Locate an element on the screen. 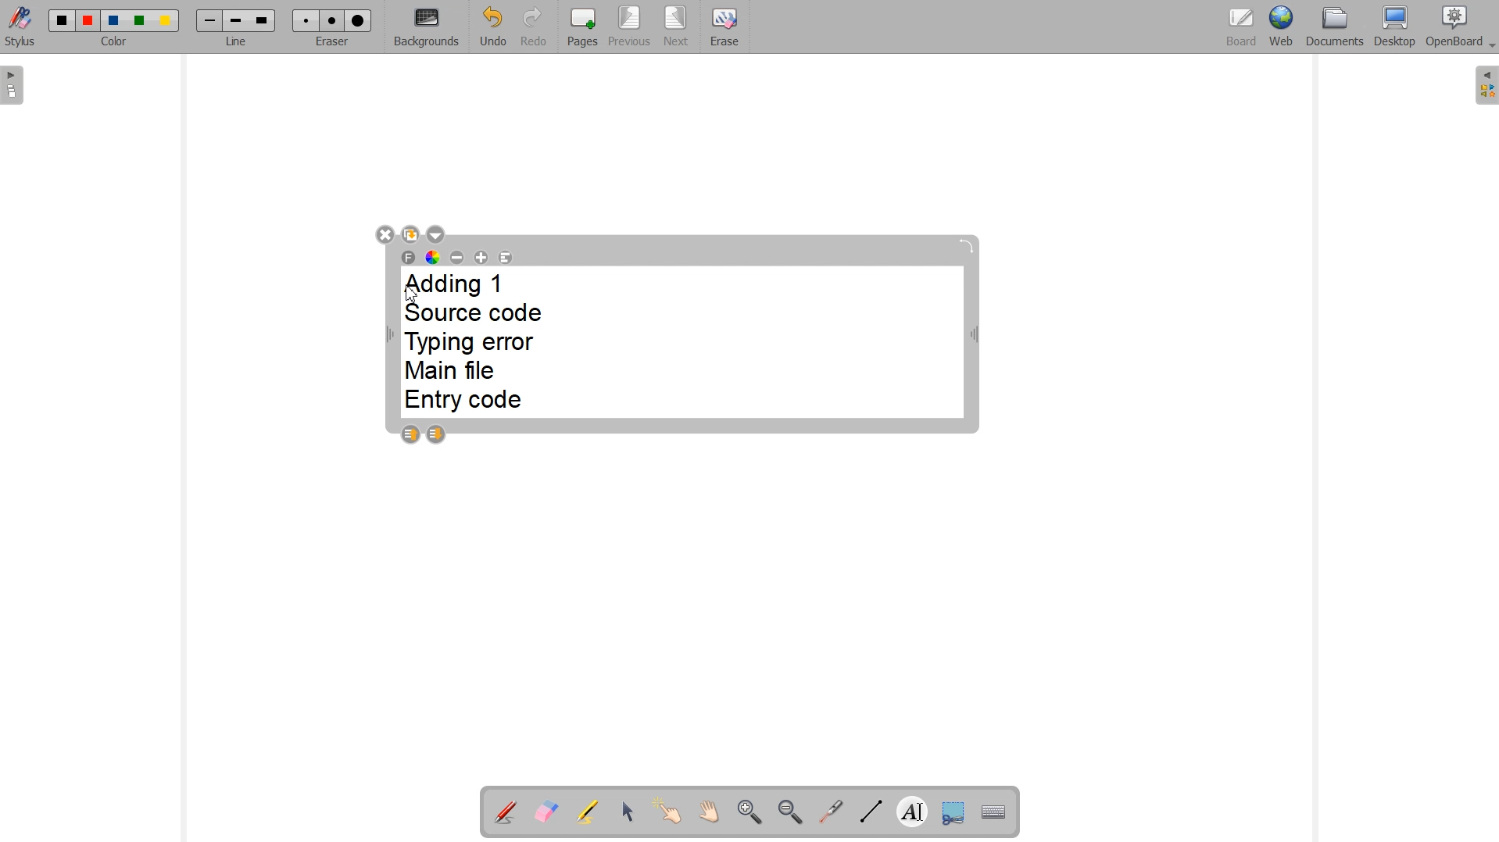 This screenshot has width=1499, height=842. Color 3 is located at coordinates (113, 21).